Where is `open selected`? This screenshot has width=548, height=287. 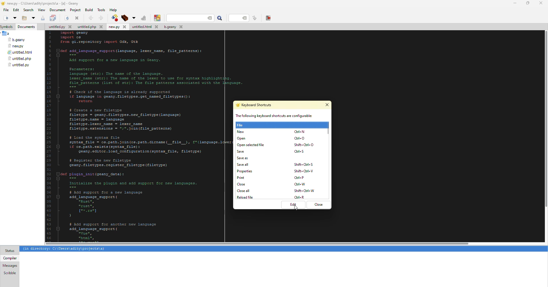
open selected is located at coordinates (253, 145).